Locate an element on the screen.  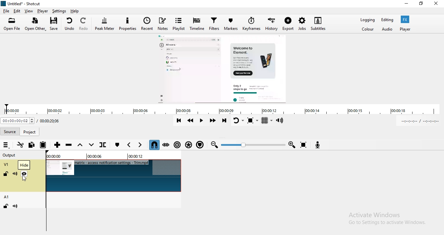
Keyframes is located at coordinates (251, 24).